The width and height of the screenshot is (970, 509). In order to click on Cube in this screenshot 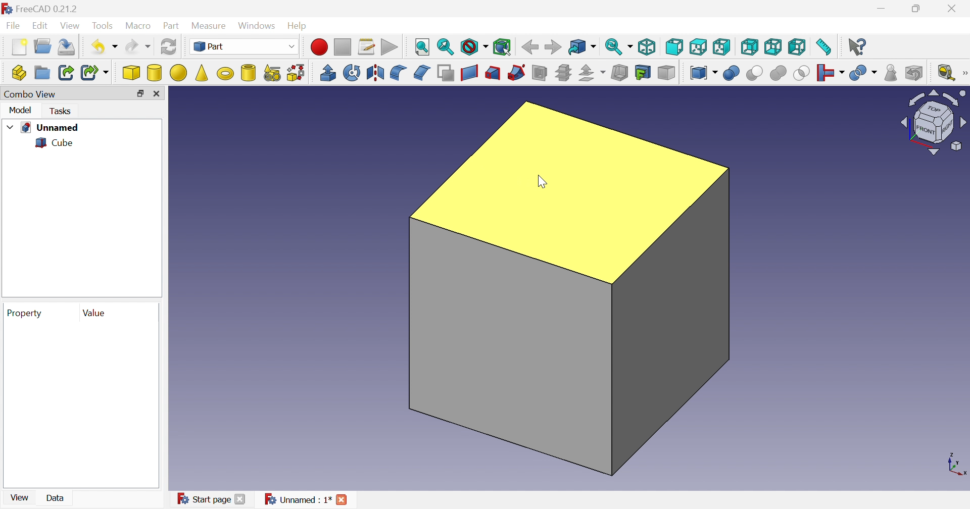, I will do `click(570, 289)`.